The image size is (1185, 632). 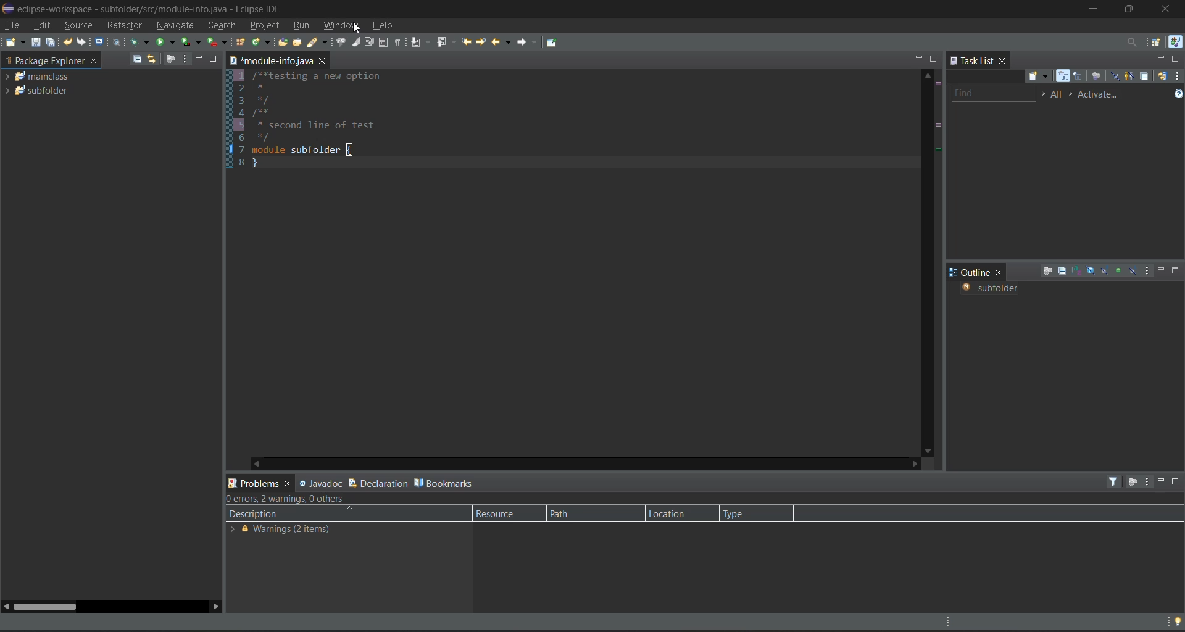 What do you see at coordinates (1175, 59) in the screenshot?
I see `maximize` at bounding box center [1175, 59].